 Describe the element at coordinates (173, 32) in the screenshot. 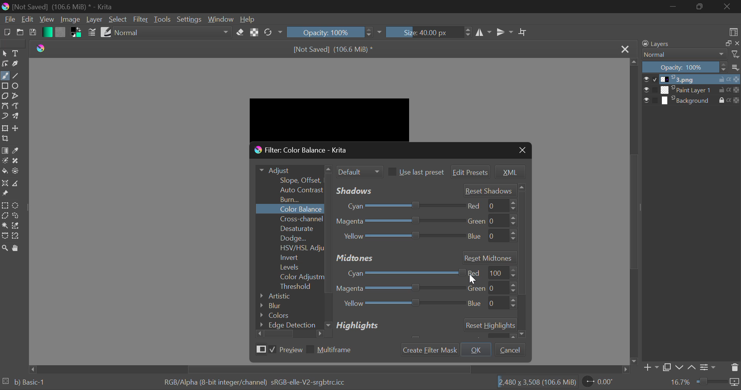

I see `Blending Mode` at that location.